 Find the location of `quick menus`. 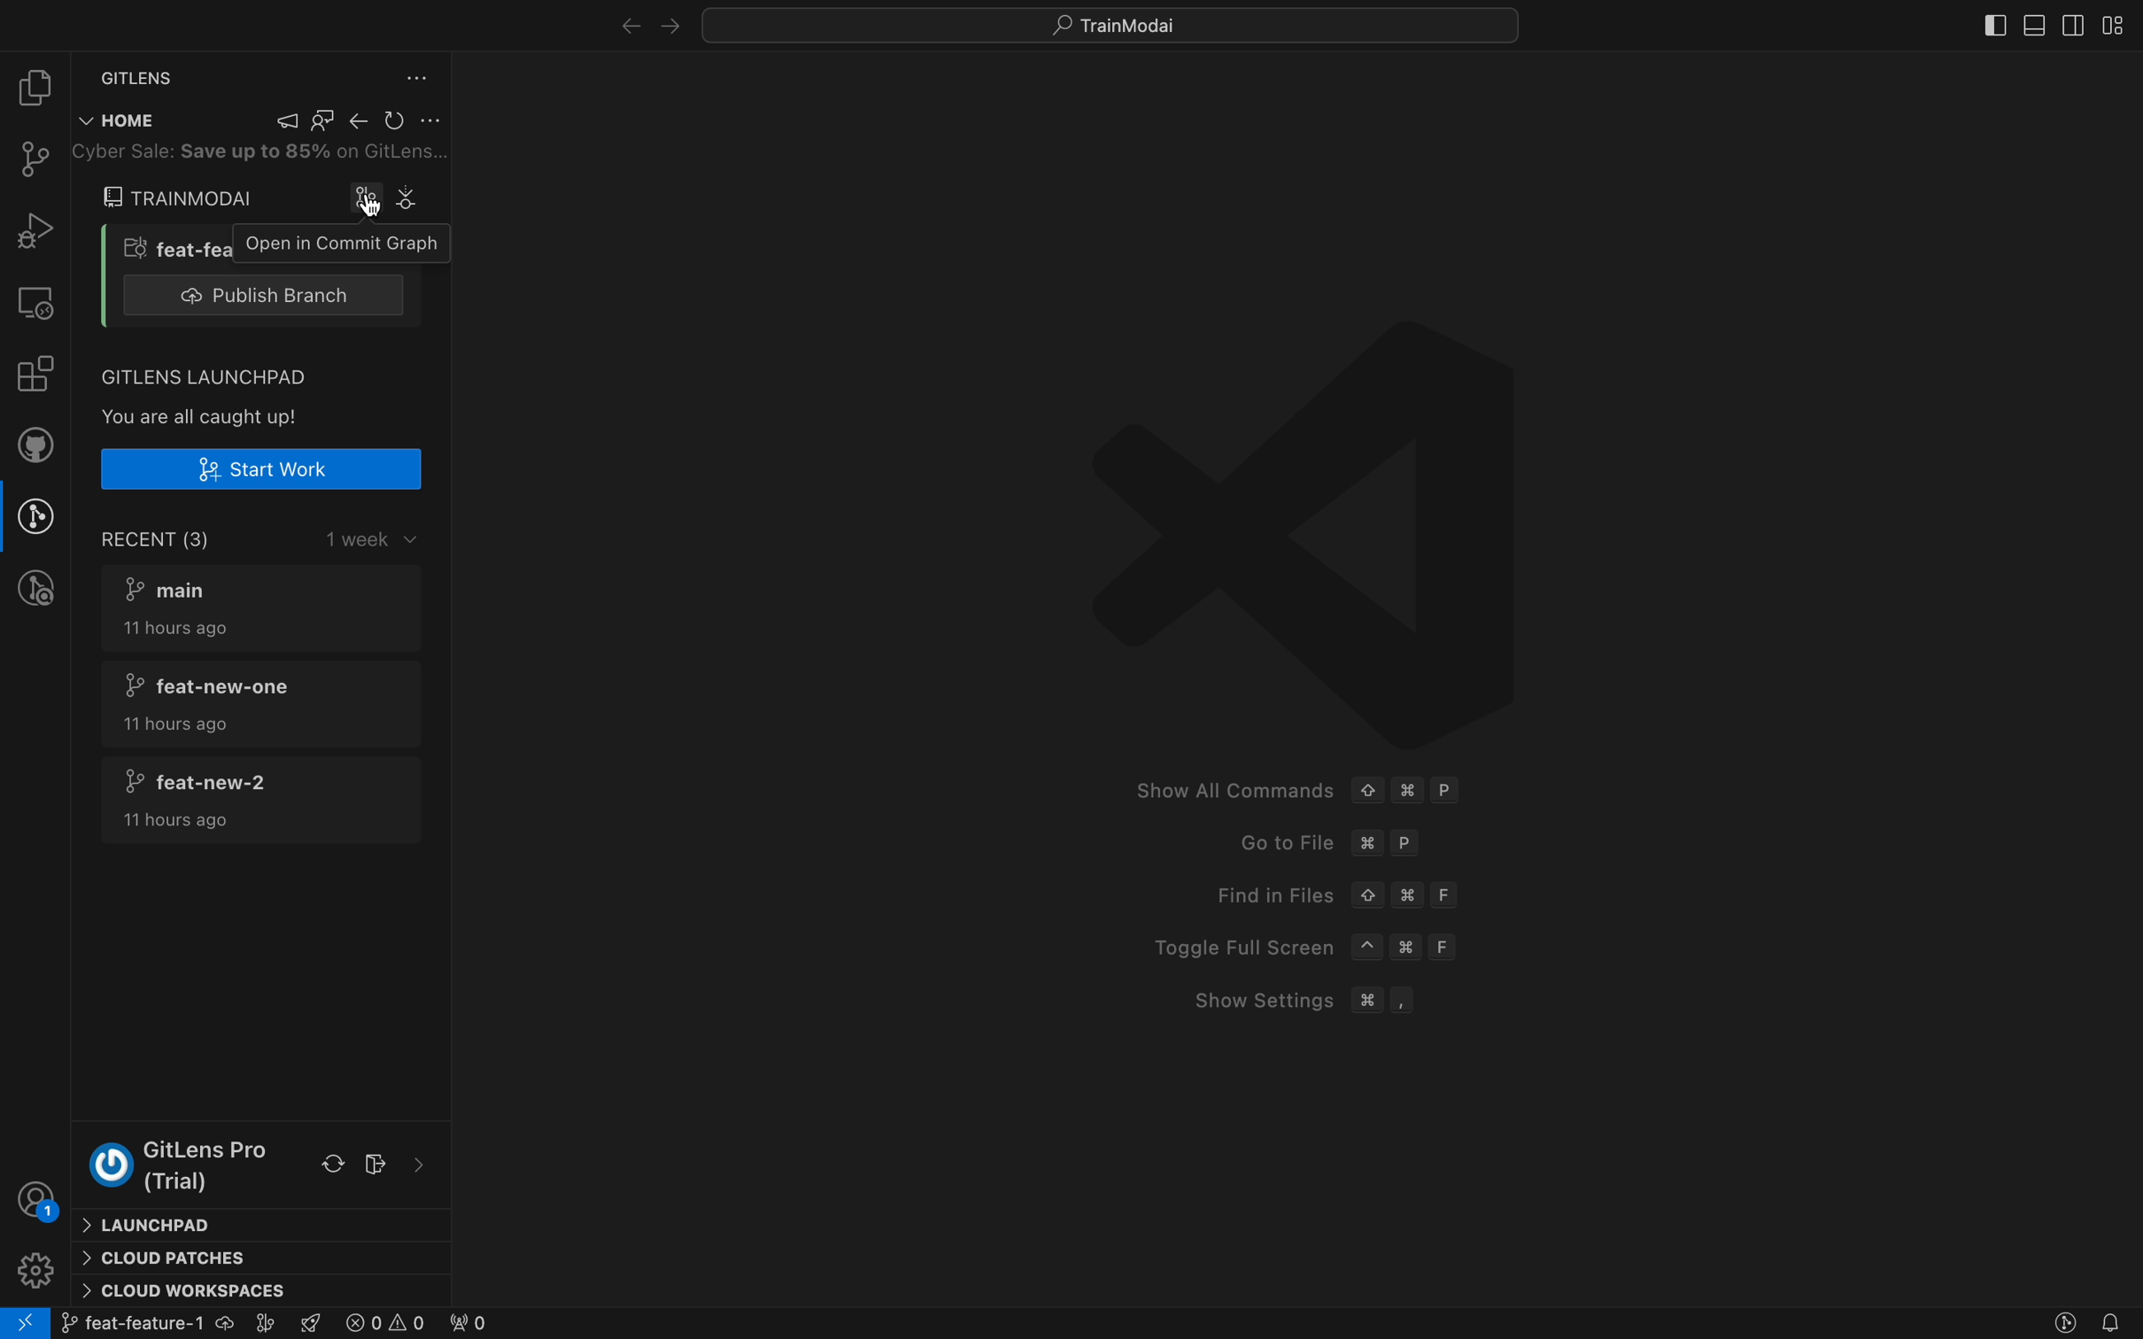

quick menus is located at coordinates (1111, 22).